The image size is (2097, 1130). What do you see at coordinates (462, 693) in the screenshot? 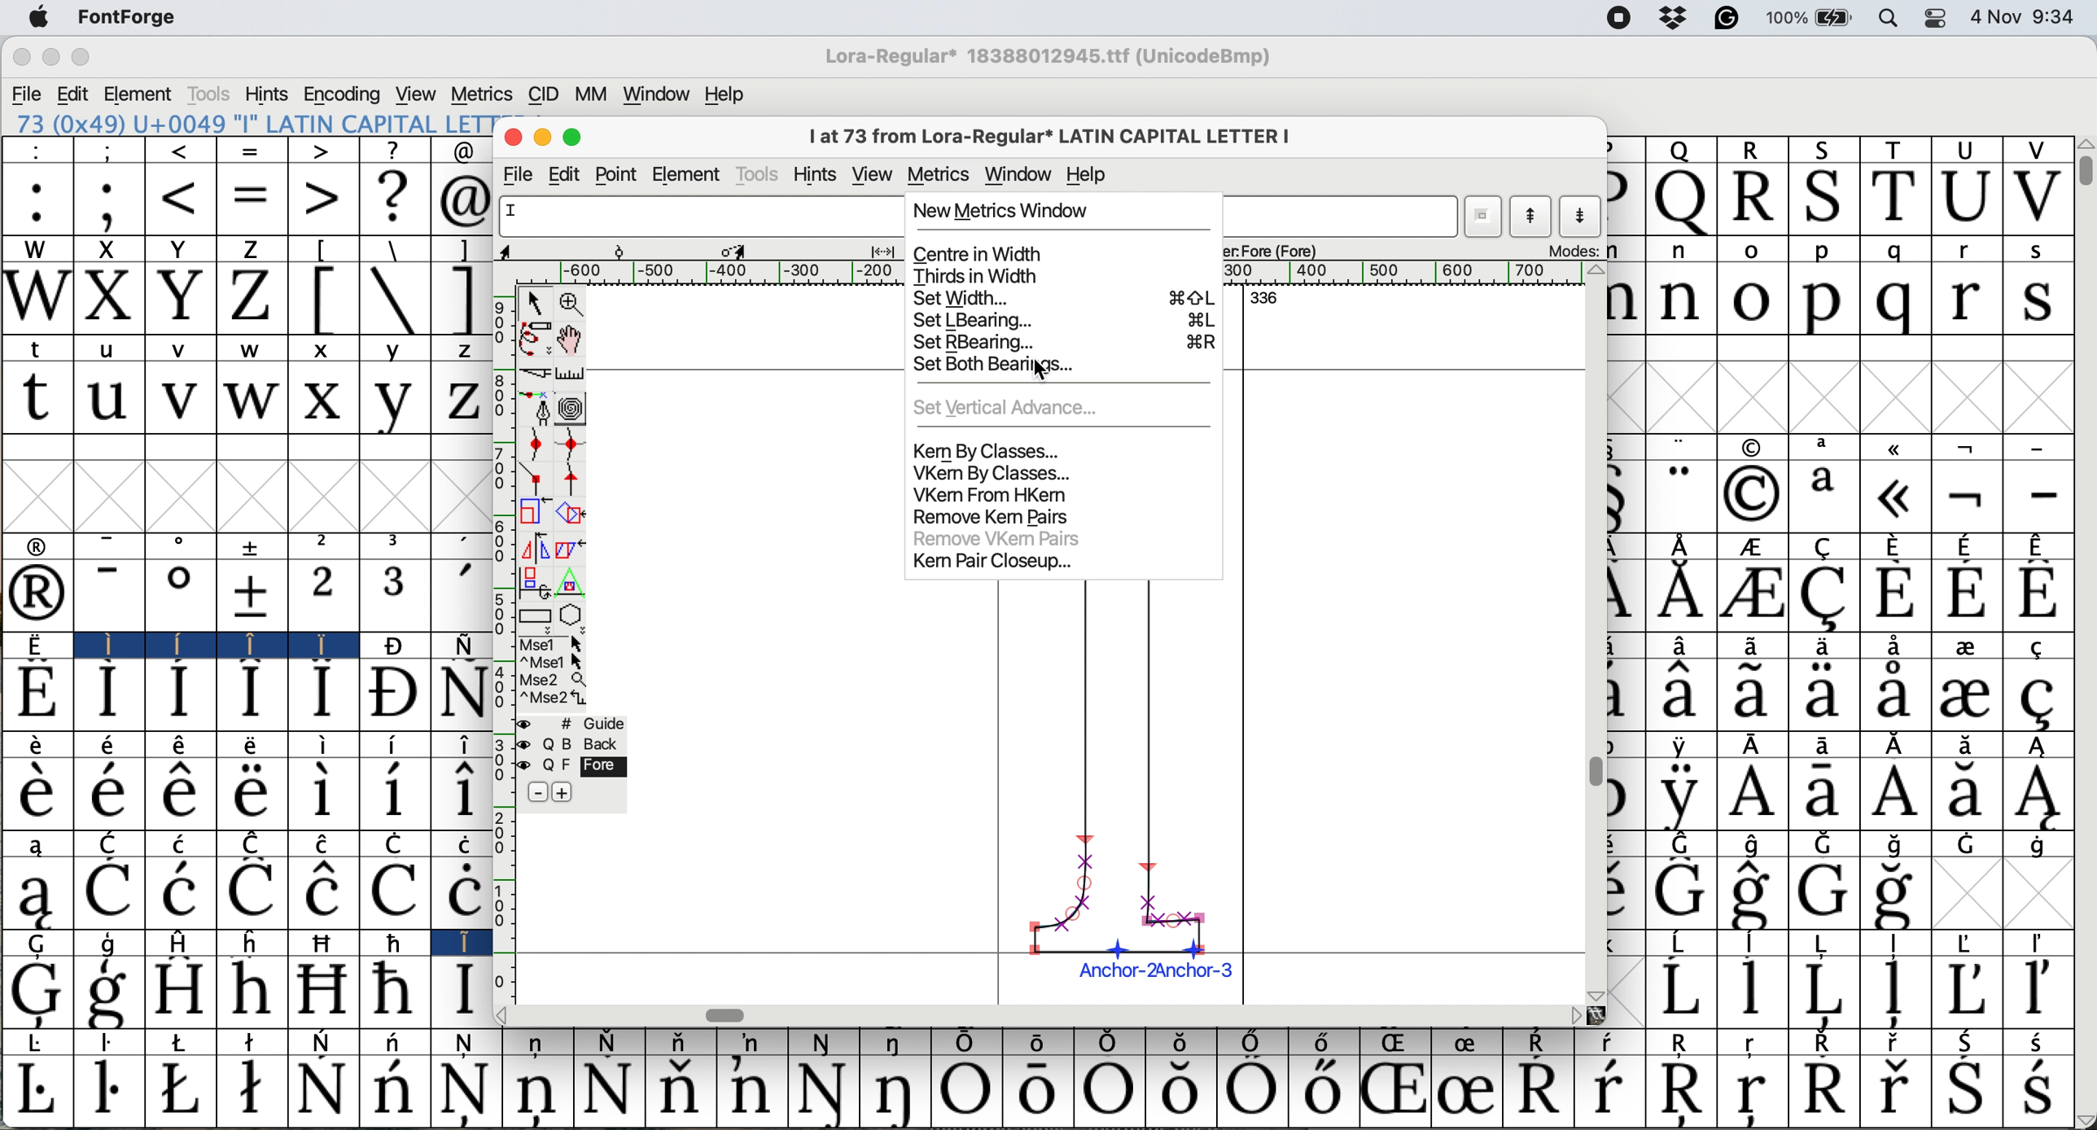
I see `Symbol` at bounding box center [462, 693].